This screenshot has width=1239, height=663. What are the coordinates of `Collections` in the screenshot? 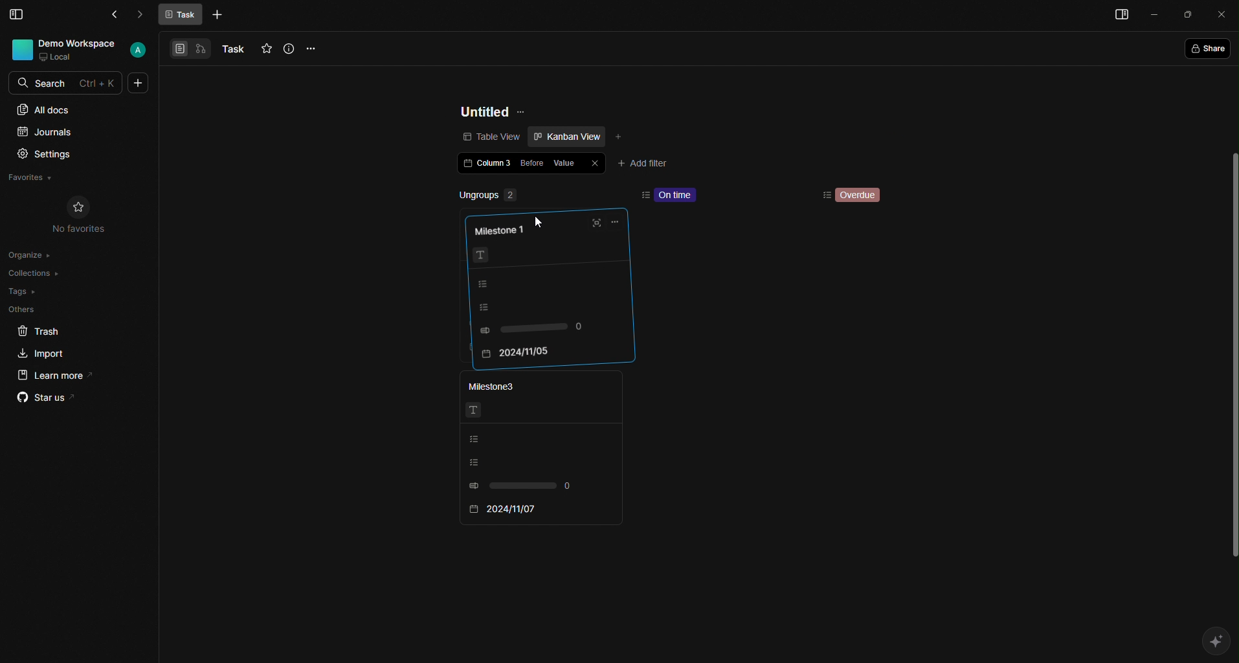 It's located at (36, 275).